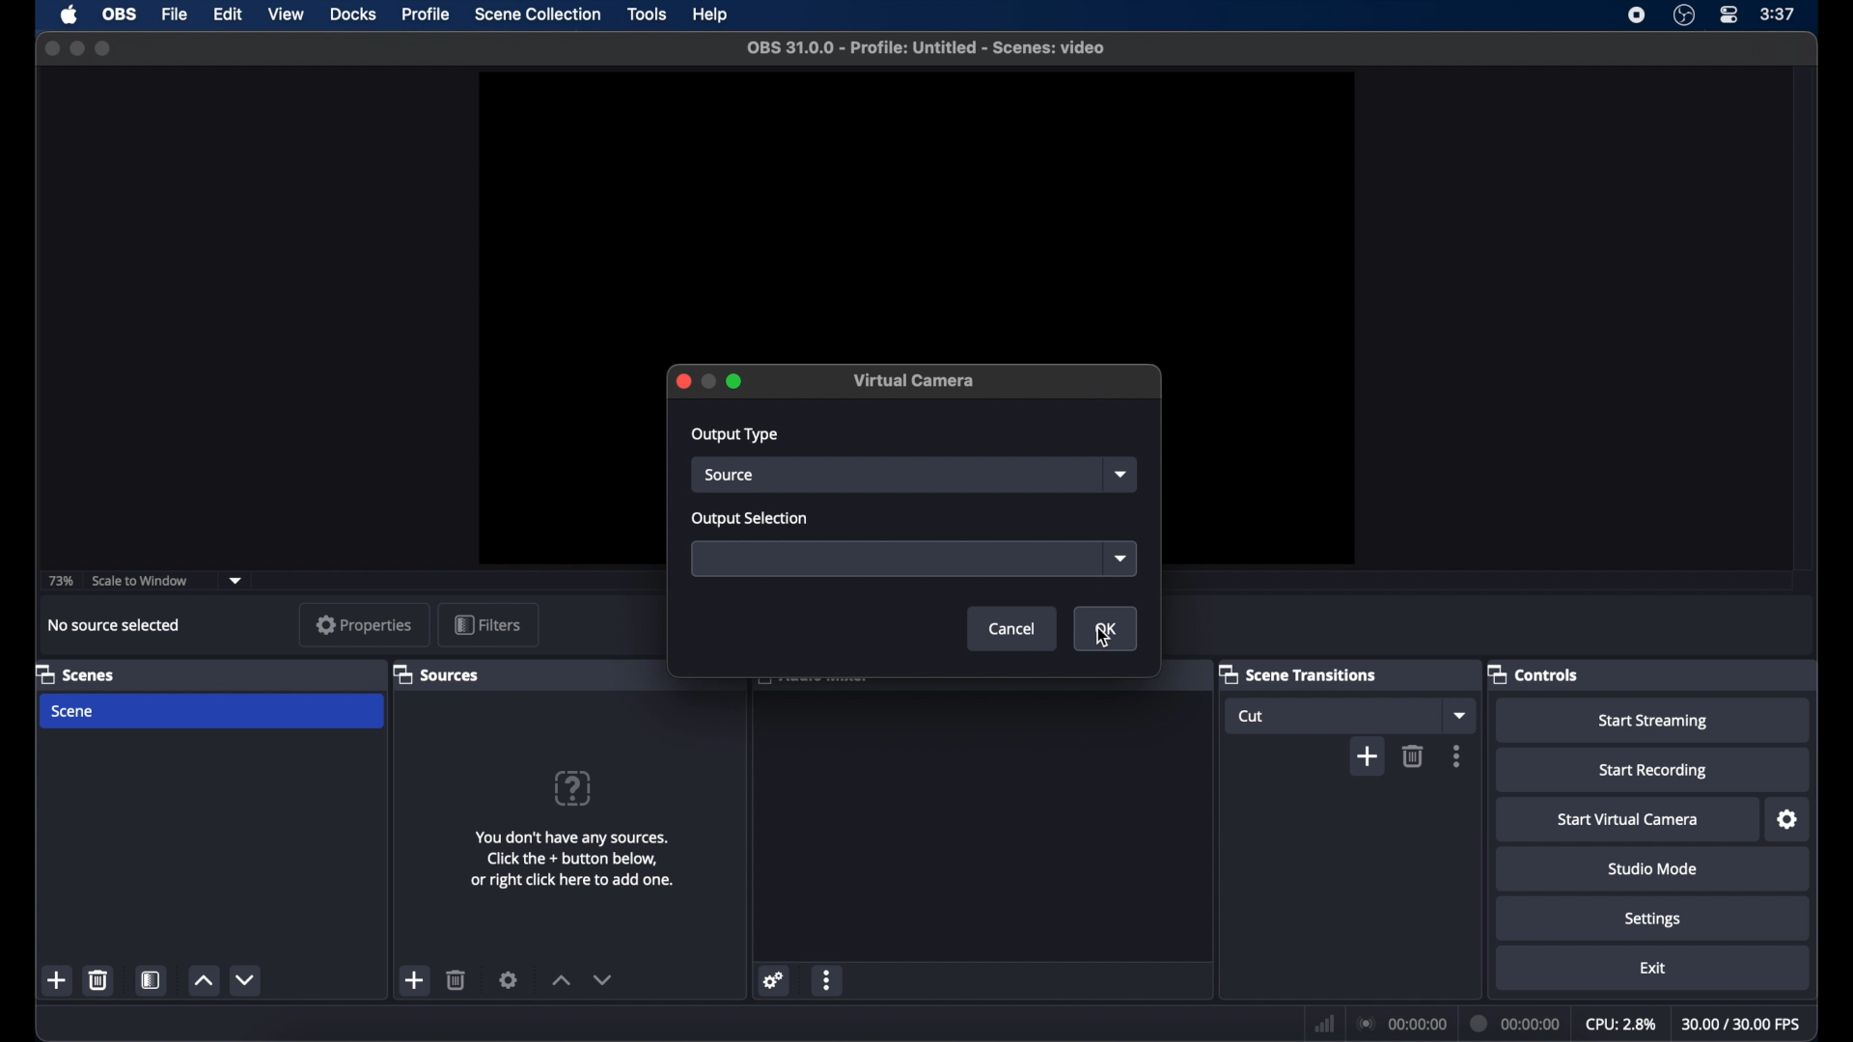  Describe the element at coordinates (1652, 722) in the screenshot. I see `start streaming` at that location.